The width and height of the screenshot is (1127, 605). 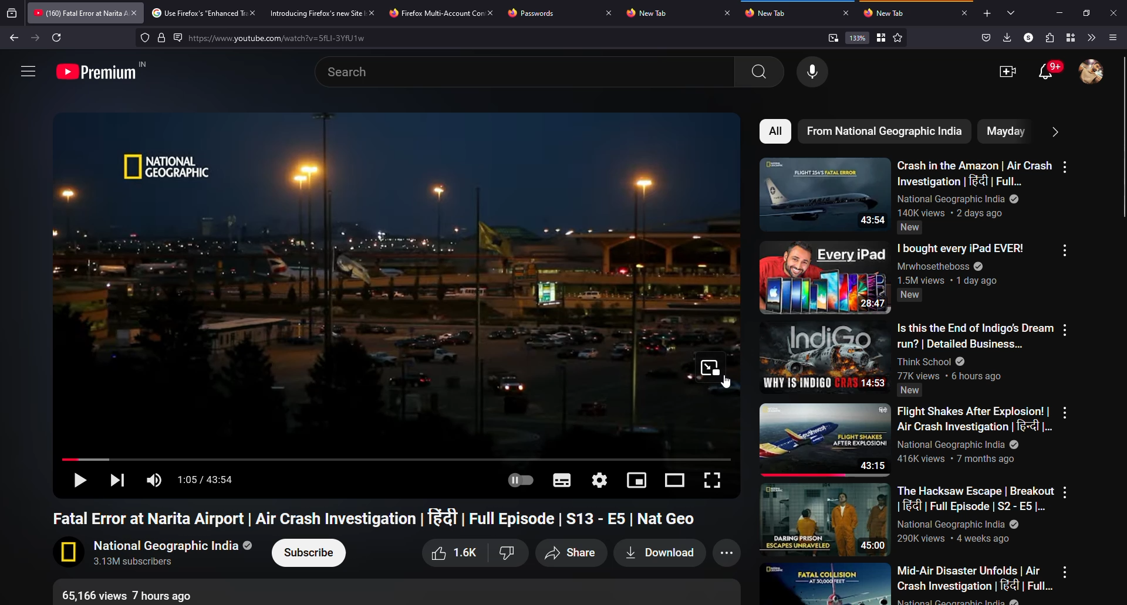 What do you see at coordinates (844, 13) in the screenshot?
I see `close` at bounding box center [844, 13].